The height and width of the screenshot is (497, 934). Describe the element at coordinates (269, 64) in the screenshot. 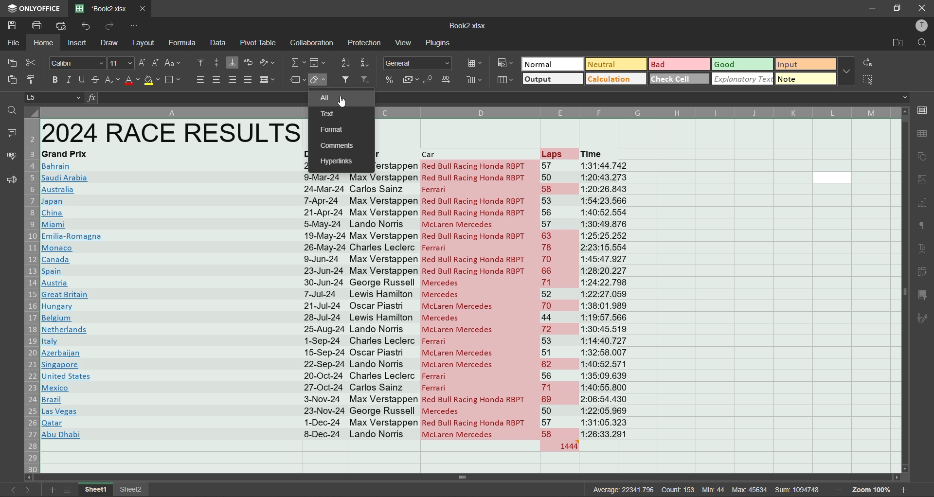

I see `orientation` at that location.